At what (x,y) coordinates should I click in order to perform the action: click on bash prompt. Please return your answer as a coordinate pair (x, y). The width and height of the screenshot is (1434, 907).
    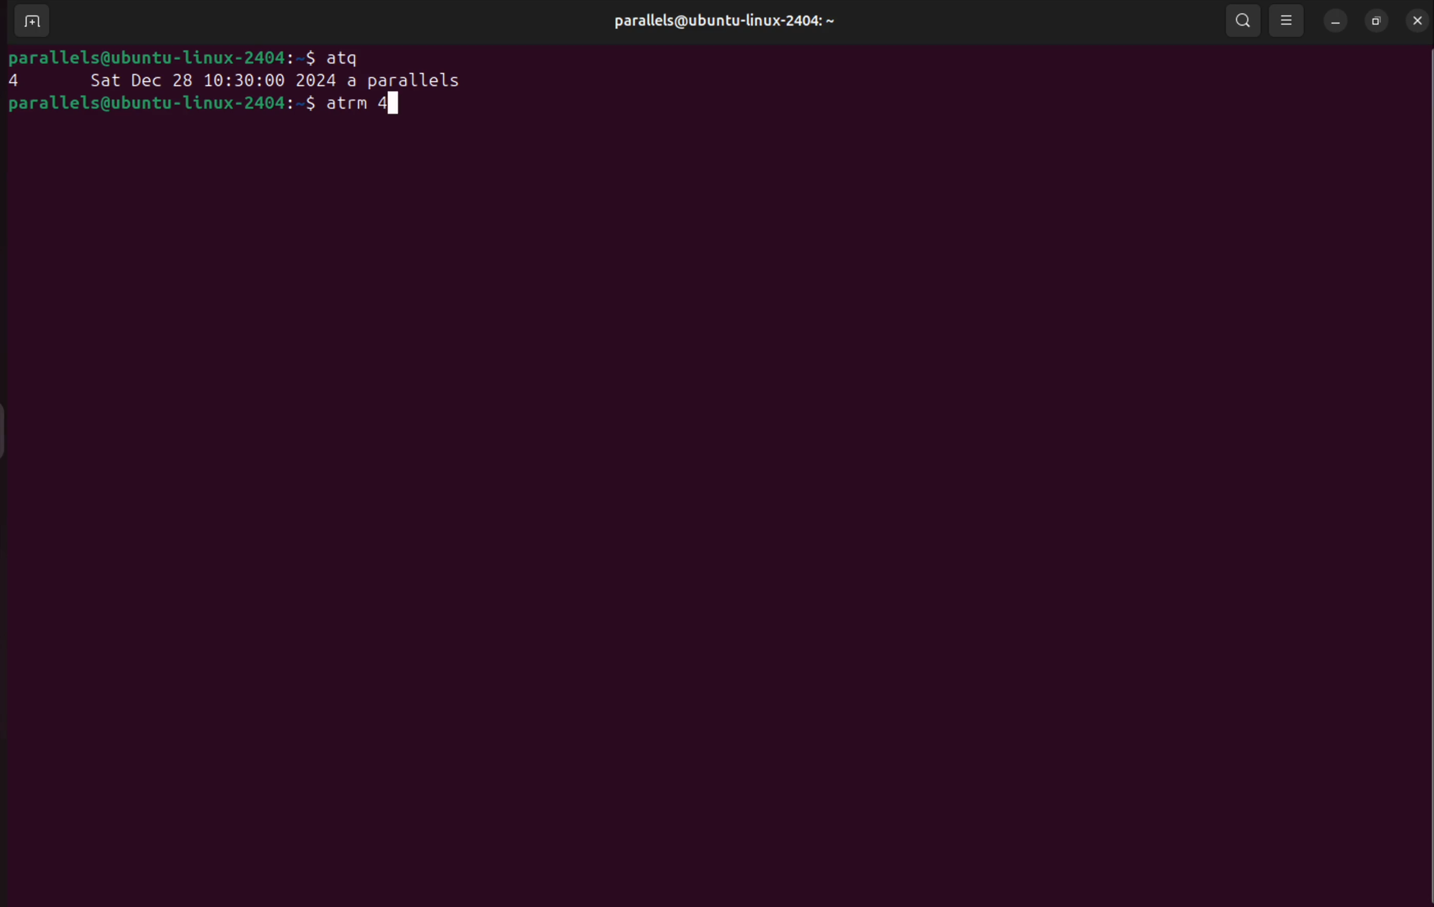
    Looking at the image, I should click on (185, 58).